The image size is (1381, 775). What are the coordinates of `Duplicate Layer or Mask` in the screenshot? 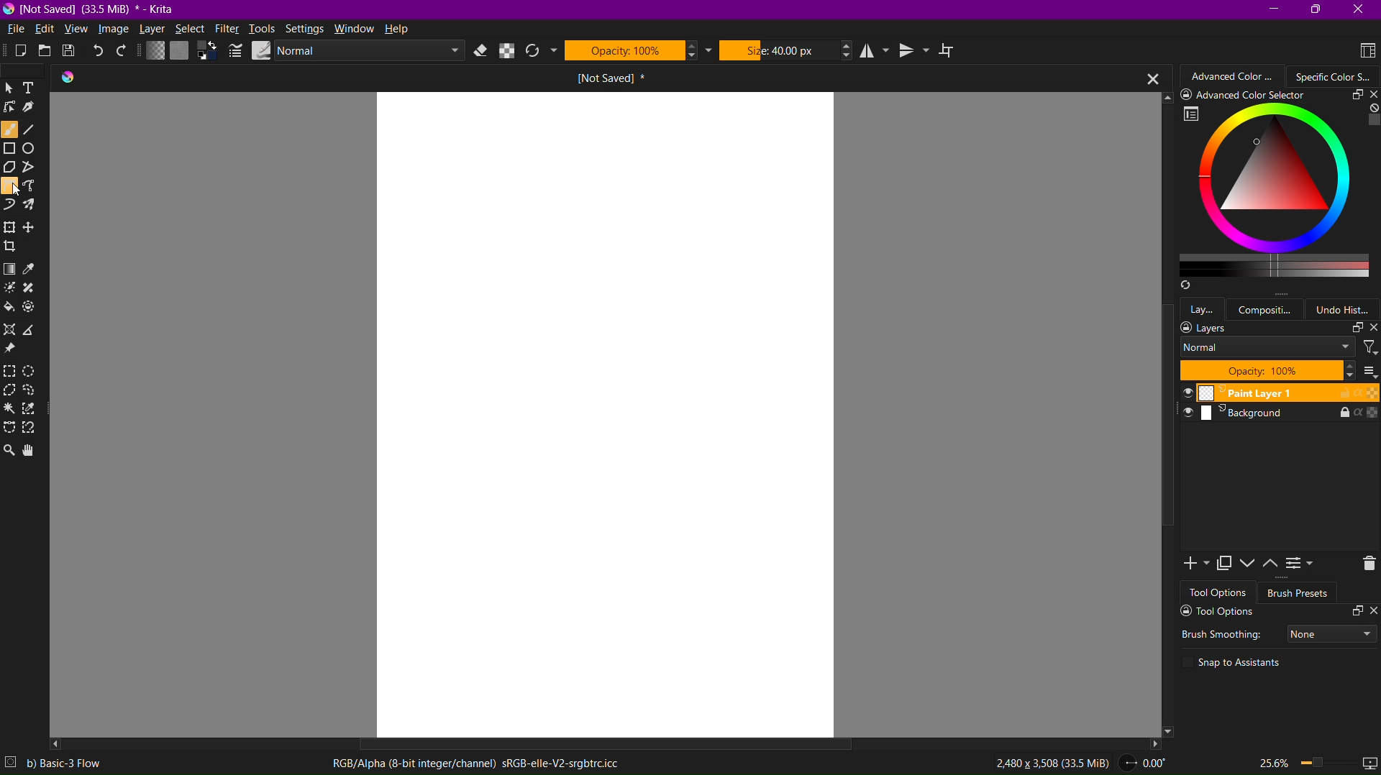 It's located at (1226, 564).